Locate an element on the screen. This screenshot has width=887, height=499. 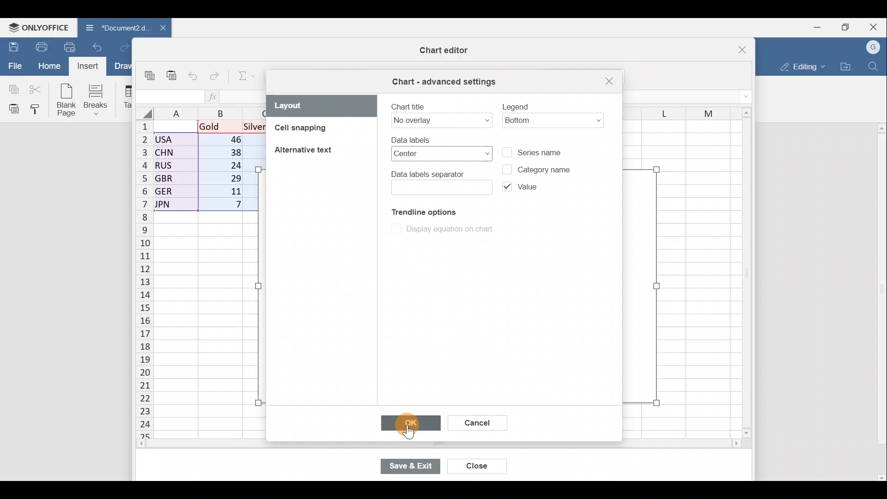
Alternative text is located at coordinates (305, 149).